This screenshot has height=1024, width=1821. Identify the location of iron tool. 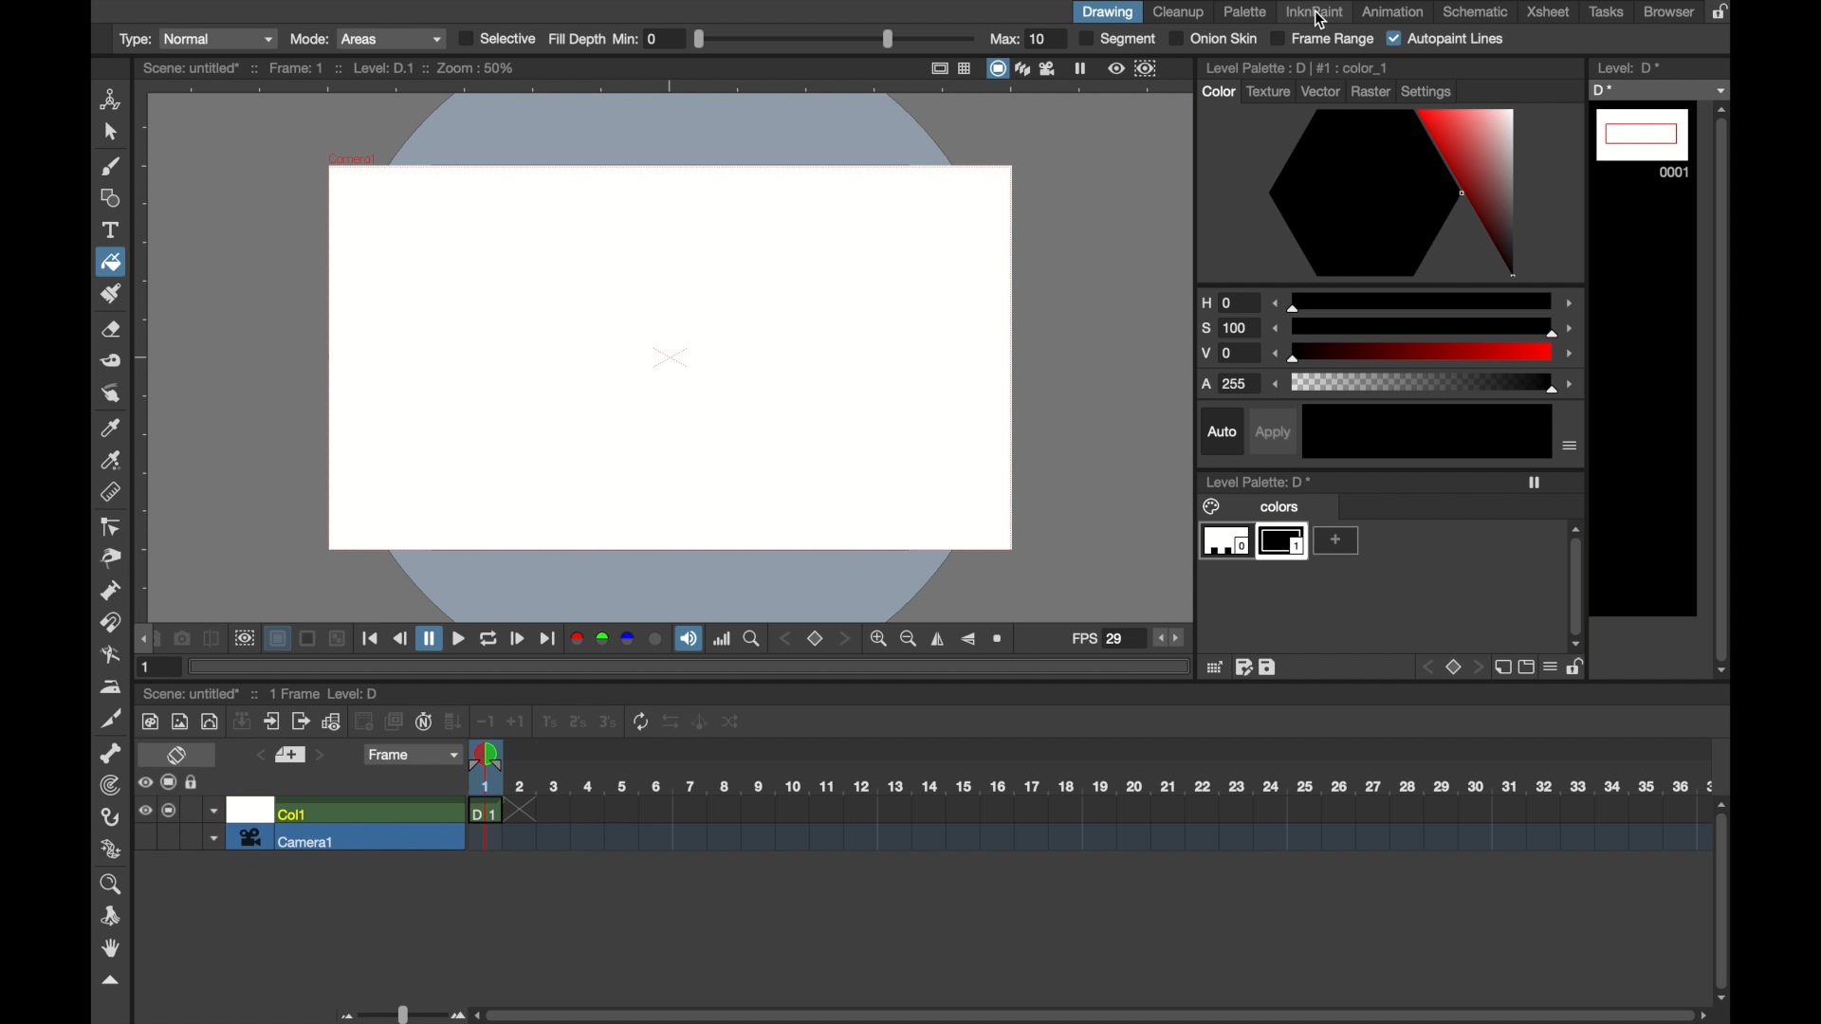
(113, 687).